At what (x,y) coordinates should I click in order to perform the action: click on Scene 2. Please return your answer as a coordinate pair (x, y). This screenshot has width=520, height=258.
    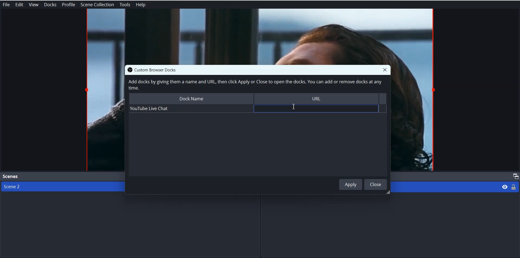
    Looking at the image, I should click on (60, 187).